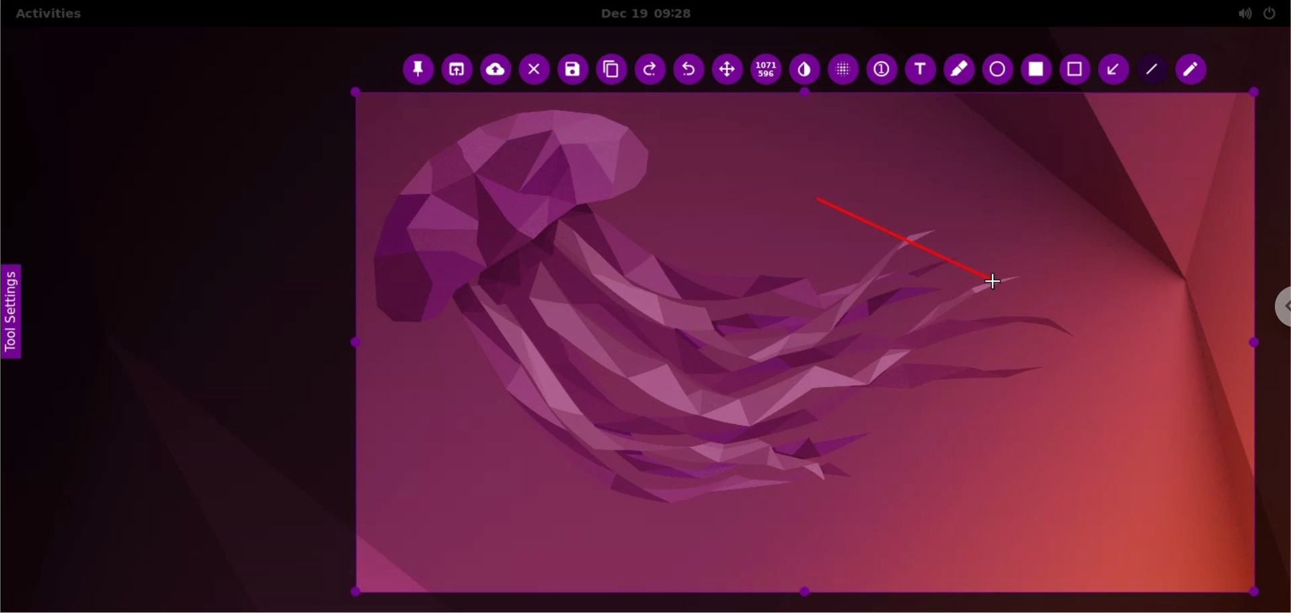 This screenshot has width=1291, height=613. What do you see at coordinates (731, 71) in the screenshot?
I see `move selection` at bounding box center [731, 71].